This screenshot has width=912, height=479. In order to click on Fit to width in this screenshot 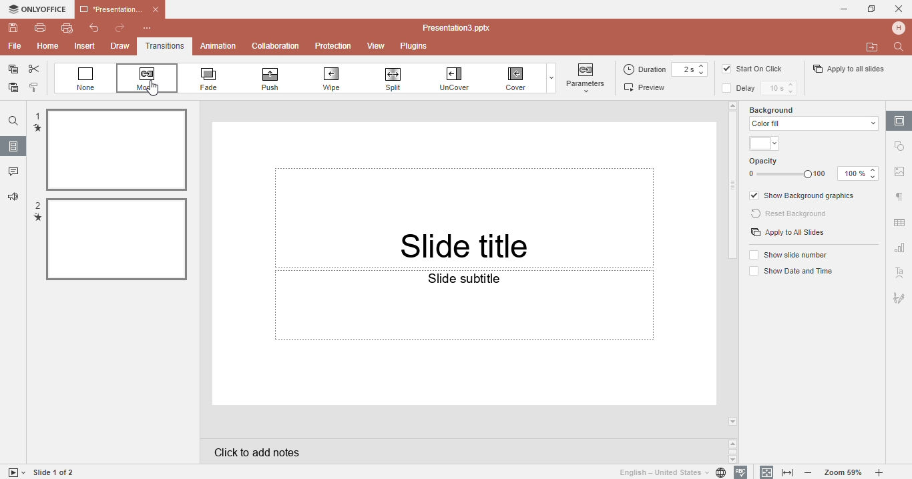, I will do `click(788, 473)`.